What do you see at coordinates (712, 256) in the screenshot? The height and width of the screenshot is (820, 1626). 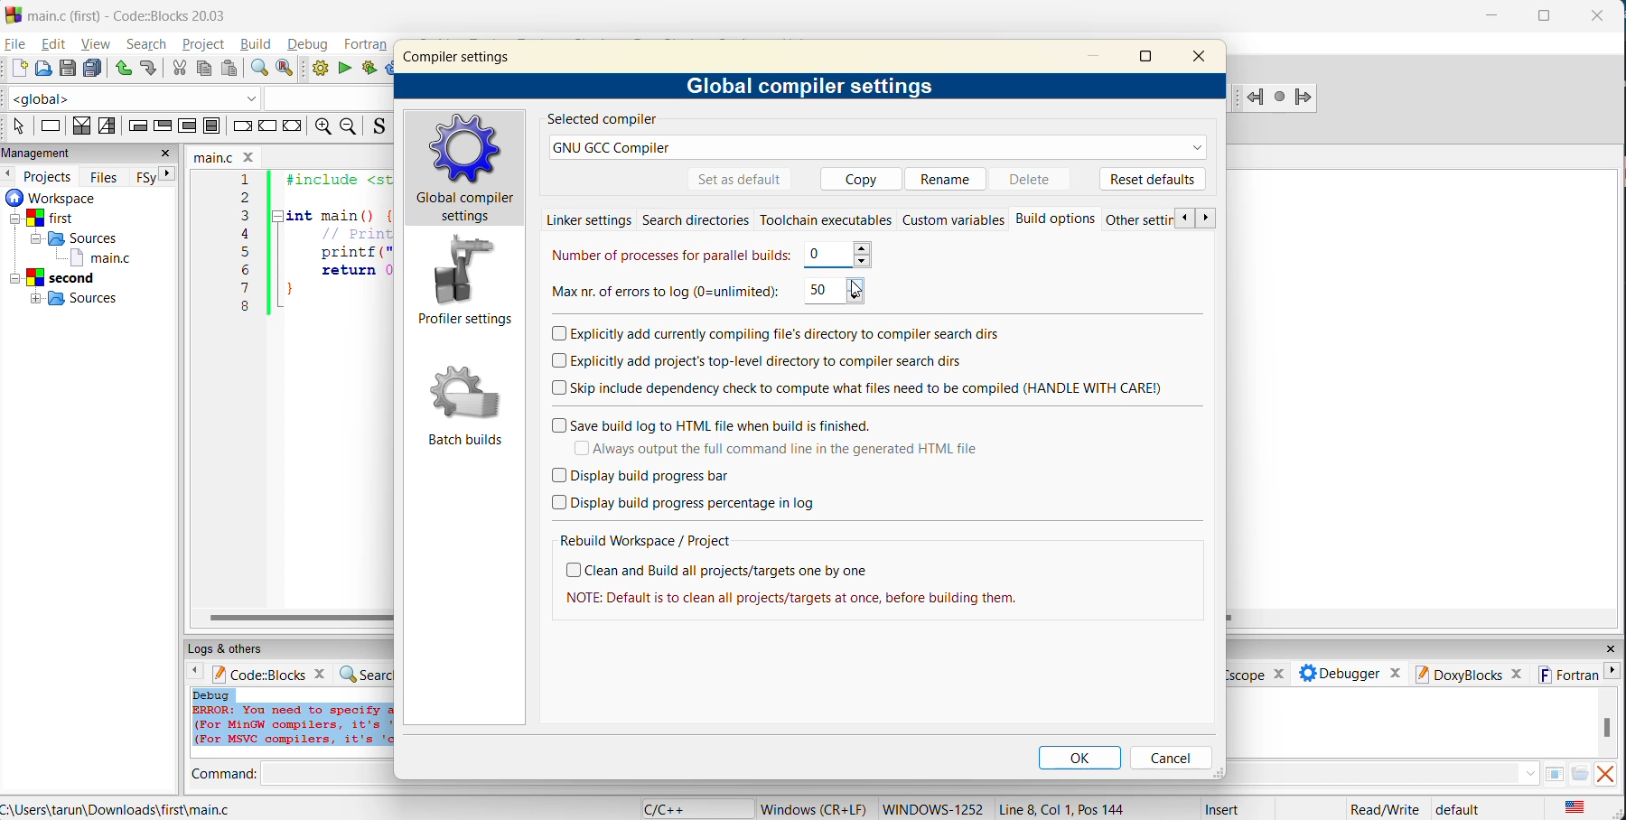 I see `number of processes for parallel builds 0` at bounding box center [712, 256].